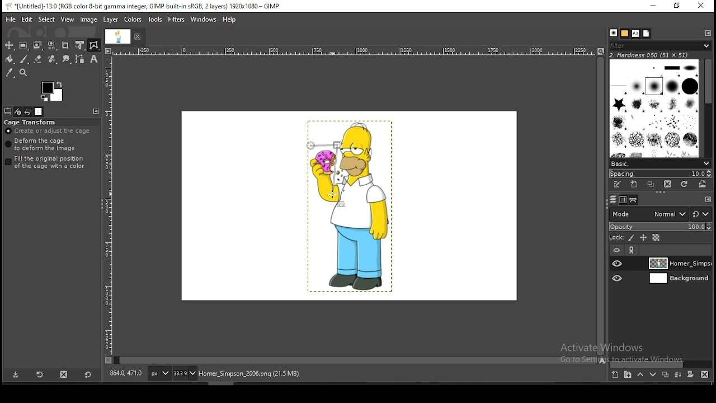 Image resolution: width=716 pixels, height=403 pixels. I want to click on layer, so click(679, 264).